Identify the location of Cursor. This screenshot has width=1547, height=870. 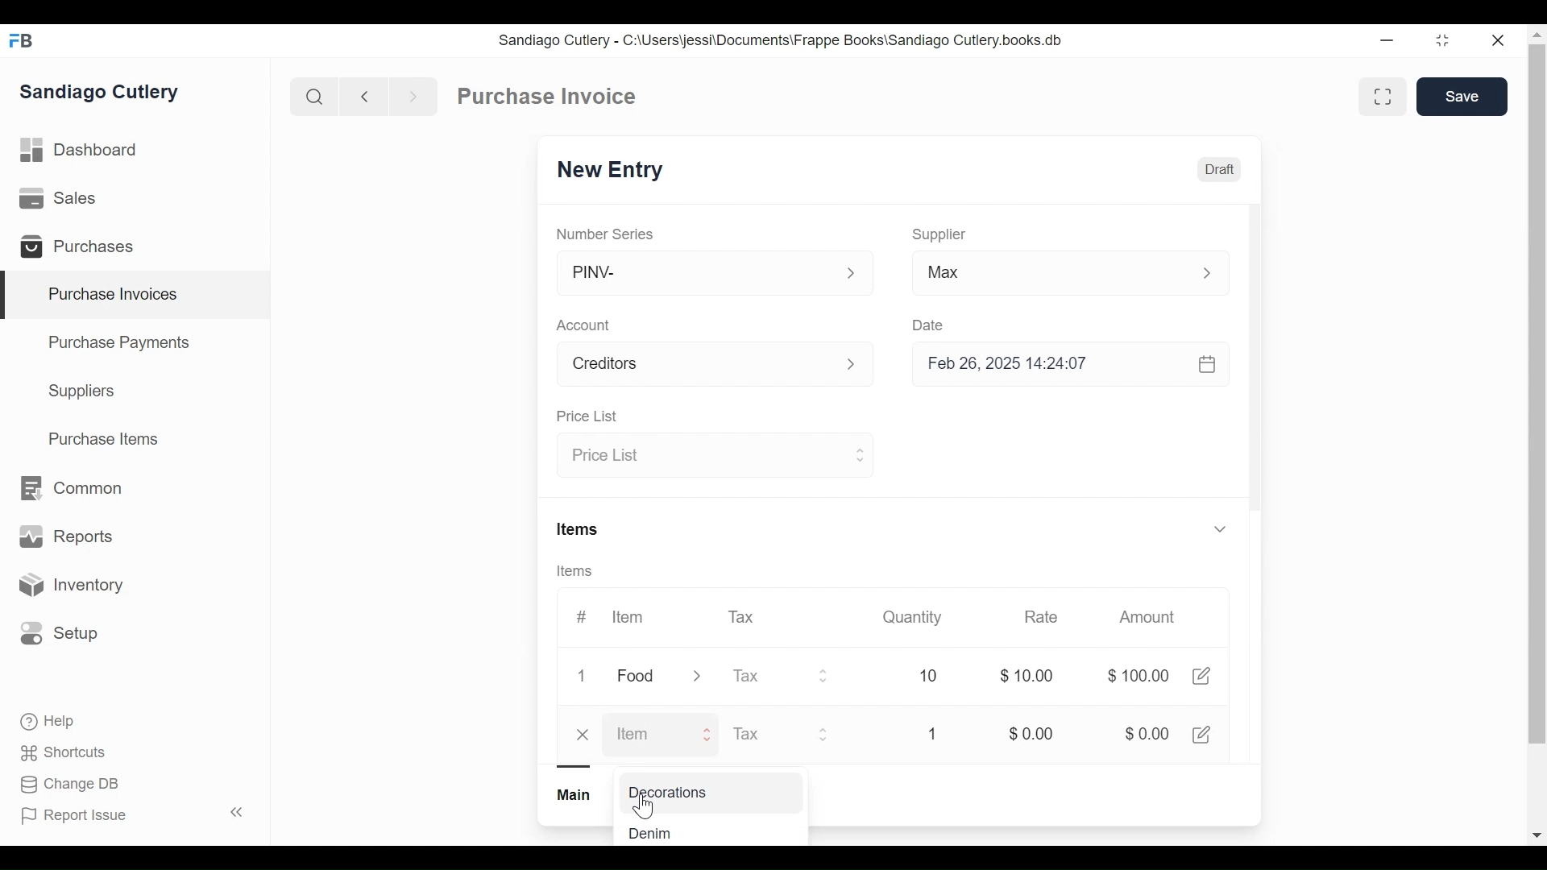
(649, 807).